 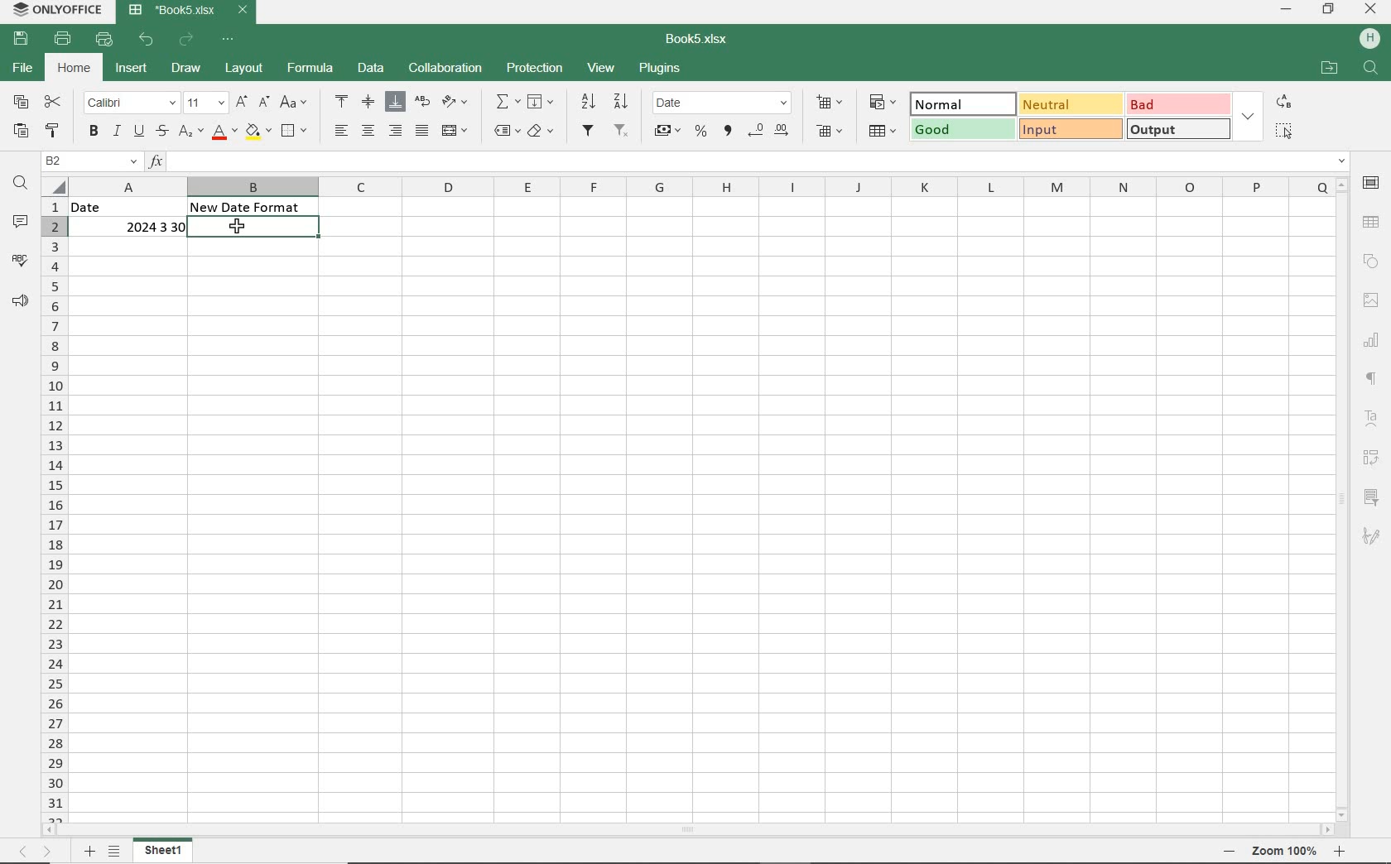 What do you see at coordinates (748, 161) in the screenshot?
I see `INPUT FUNCTION` at bounding box center [748, 161].